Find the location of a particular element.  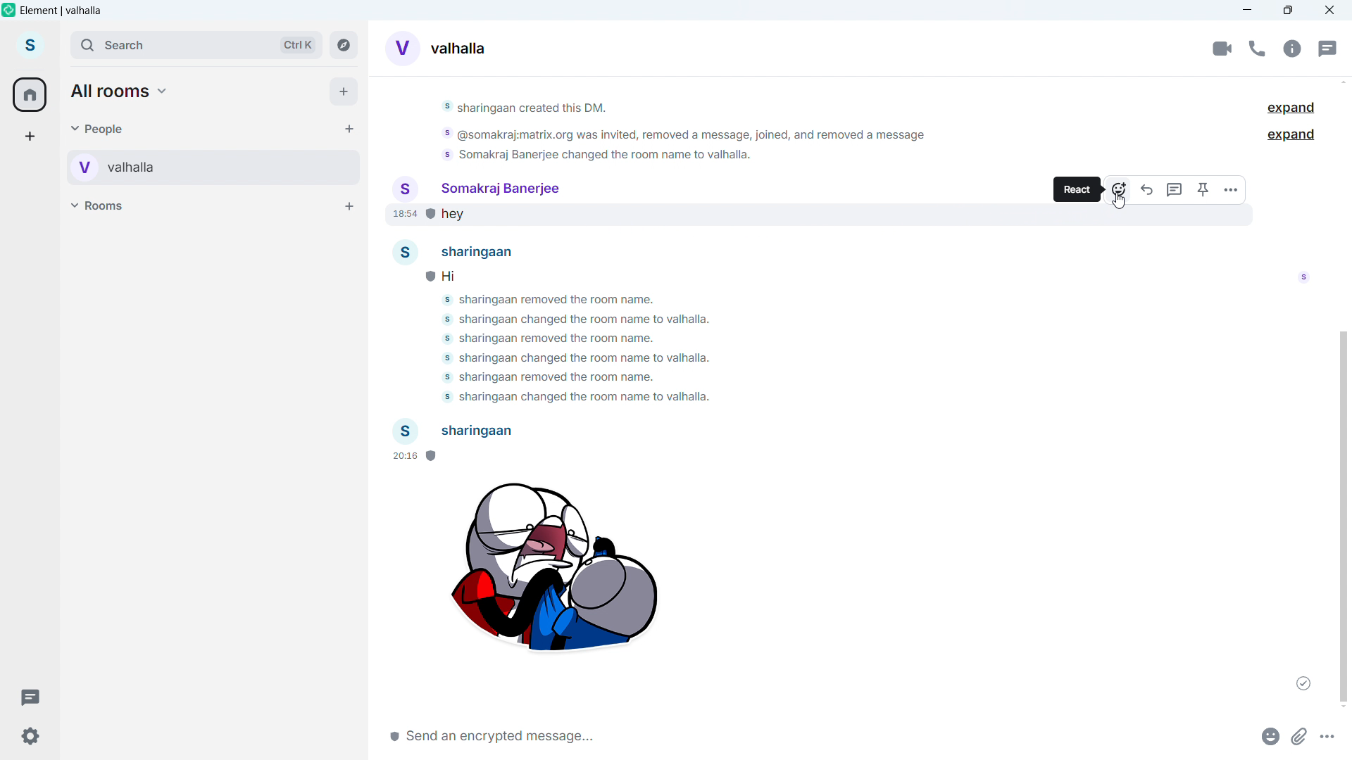

Time of sending is located at coordinates (412, 457).